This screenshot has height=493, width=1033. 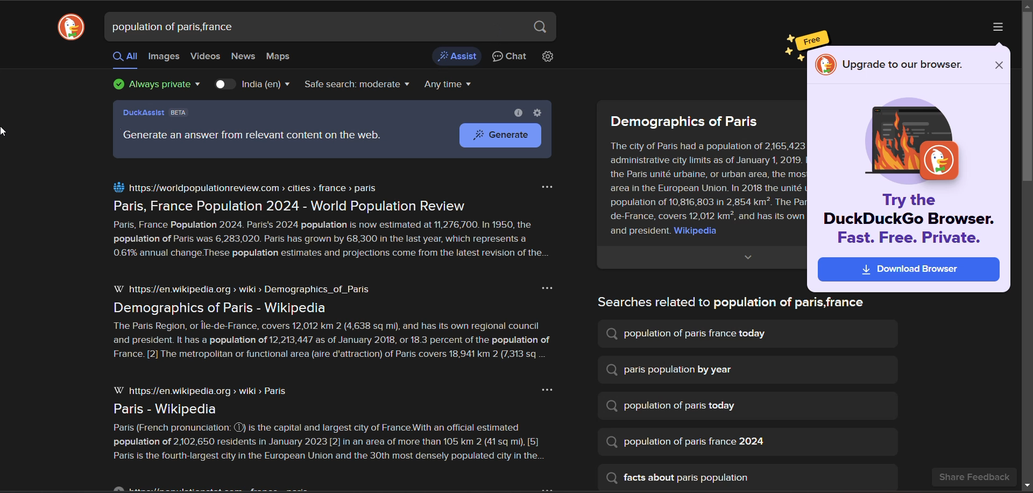 What do you see at coordinates (689, 442) in the screenshot?
I see `population of paris france 2024` at bounding box center [689, 442].